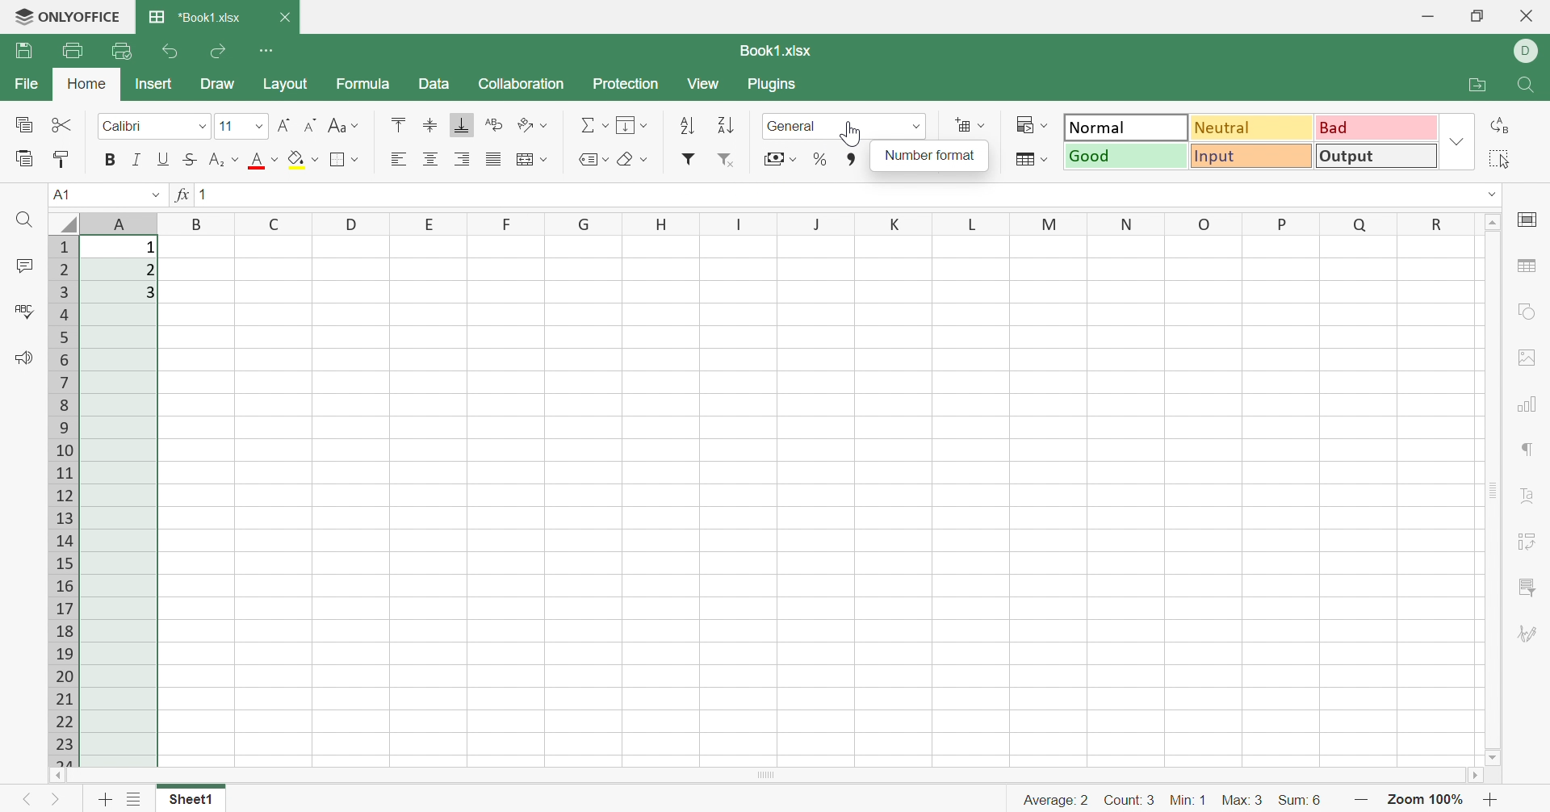 This screenshot has width=1550, height=812. What do you see at coordinates (398, 123) in the screenshot?
I see `Align top` at bounding box center [398, 123].